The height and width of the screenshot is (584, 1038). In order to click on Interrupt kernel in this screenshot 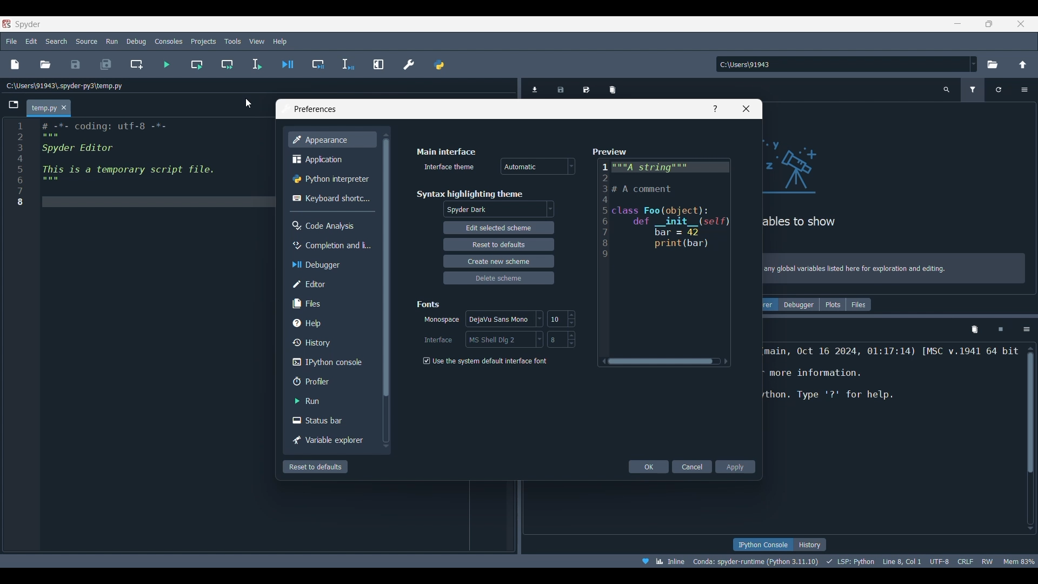, I will do `click(1000, 329)`.